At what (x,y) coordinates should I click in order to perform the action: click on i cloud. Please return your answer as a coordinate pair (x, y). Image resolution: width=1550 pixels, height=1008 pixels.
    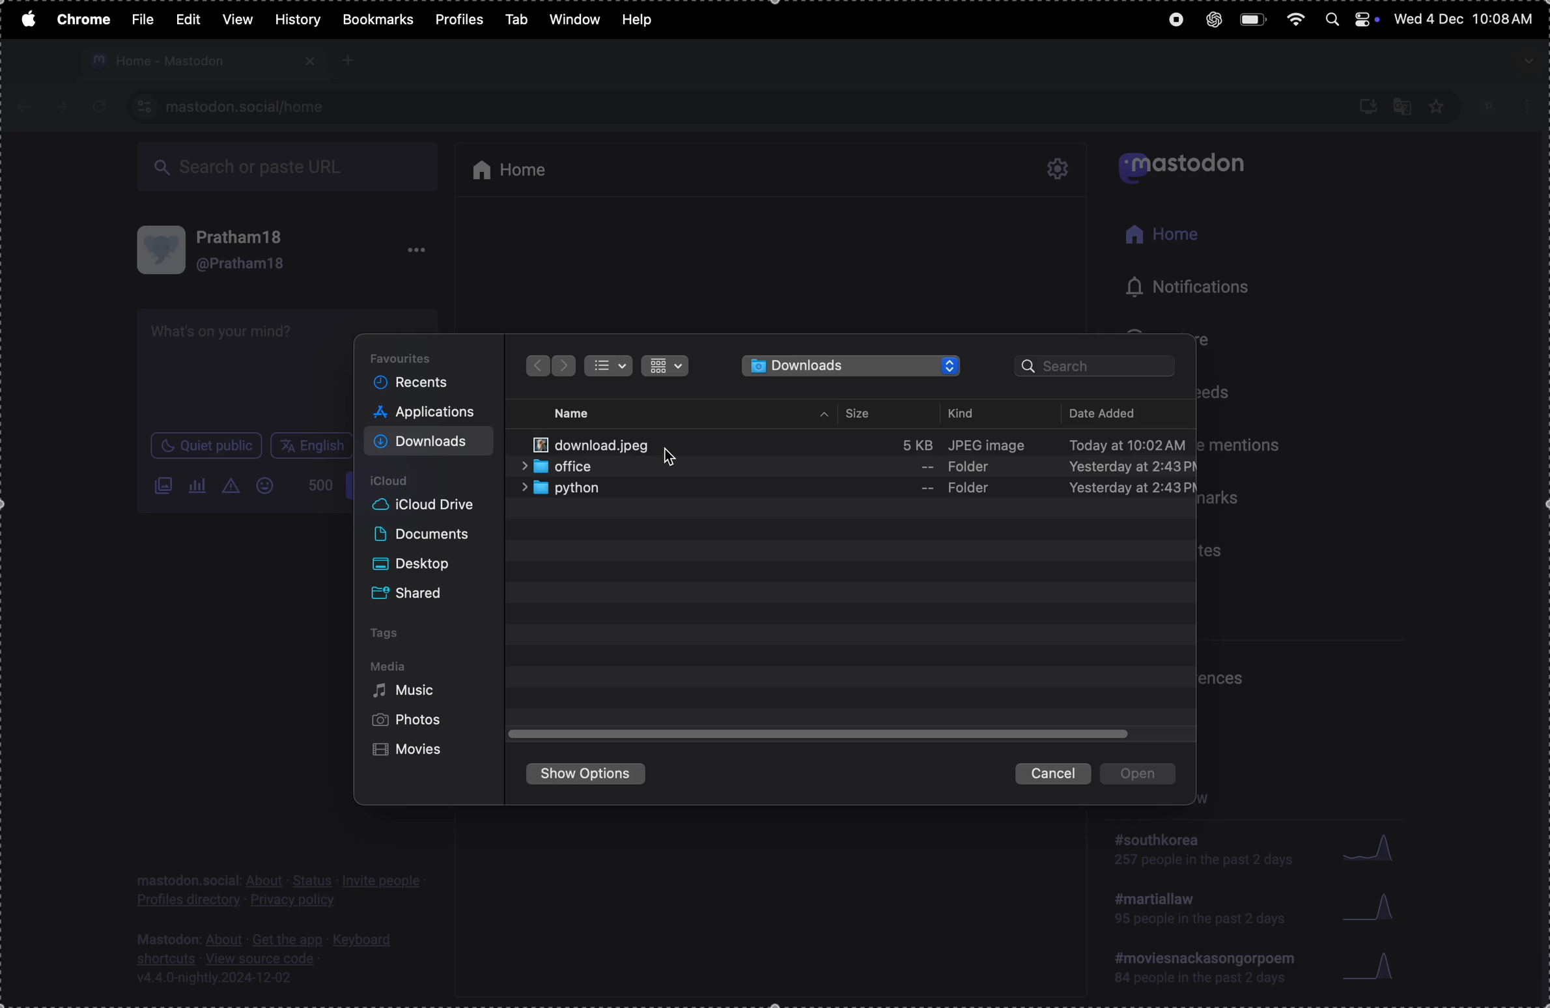
    Looking at the image, I should click on (405, 479).